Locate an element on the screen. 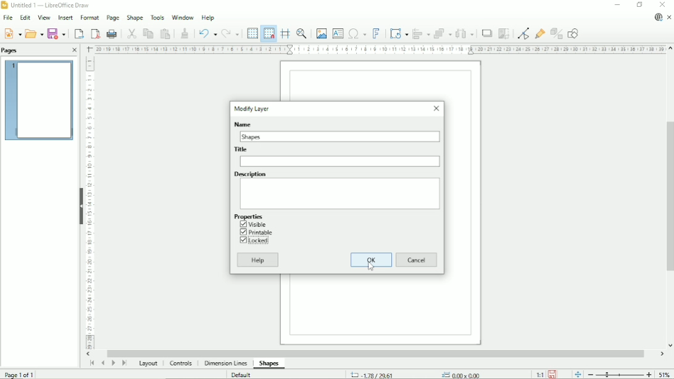 Image resolution: width=674 pixels, height=379 pixels. Update available is located at coordinates (657, 18).